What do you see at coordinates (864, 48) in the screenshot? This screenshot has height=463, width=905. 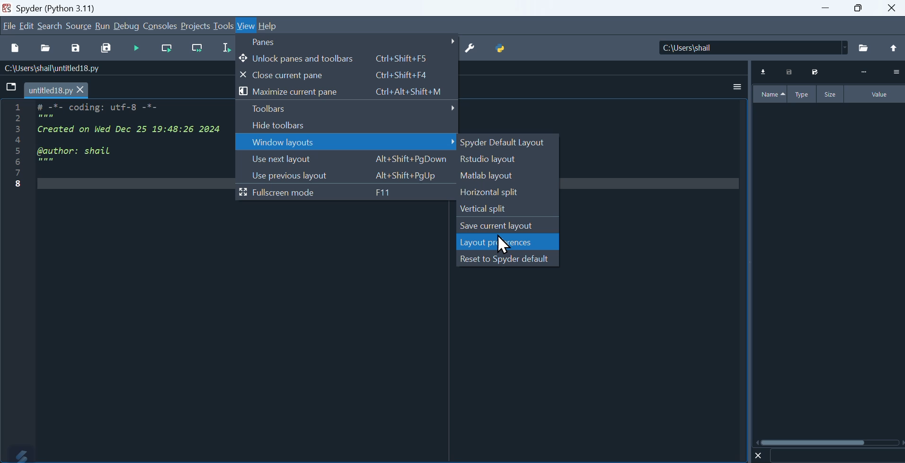 I see `Folder` at bounding box center [864, 48].